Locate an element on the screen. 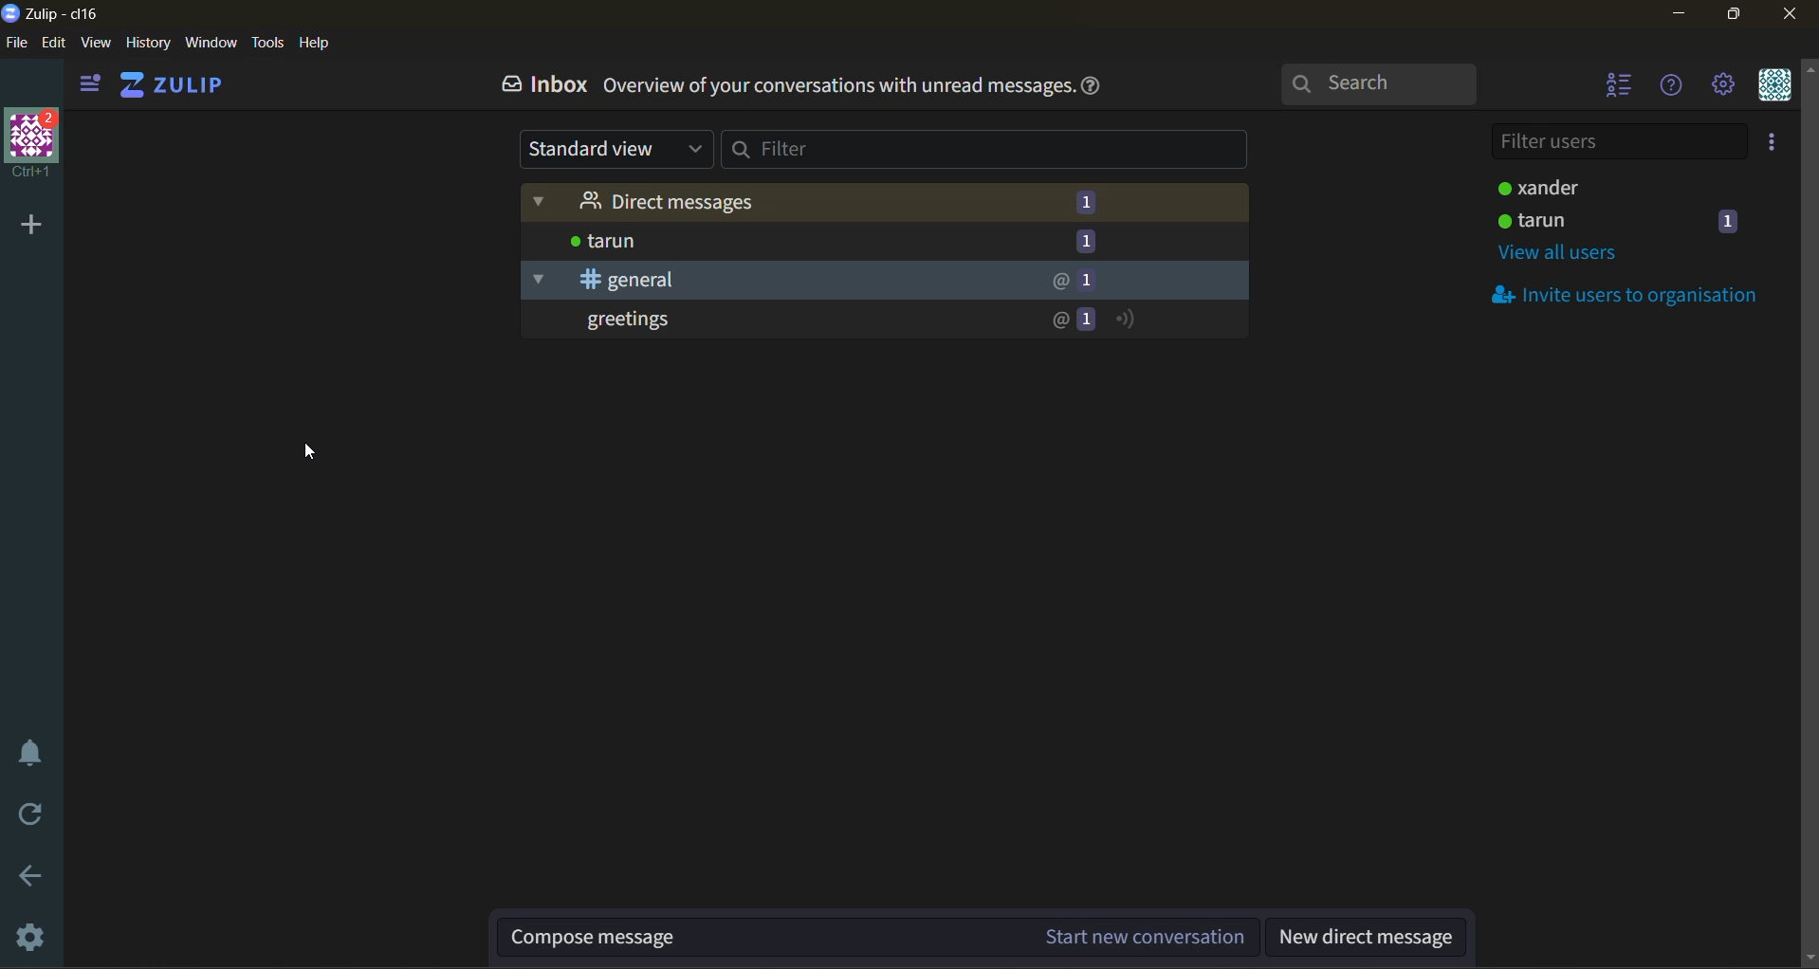 The height and width of the screenshot is (969, 1819). home view is located at coordinates (187, 85).